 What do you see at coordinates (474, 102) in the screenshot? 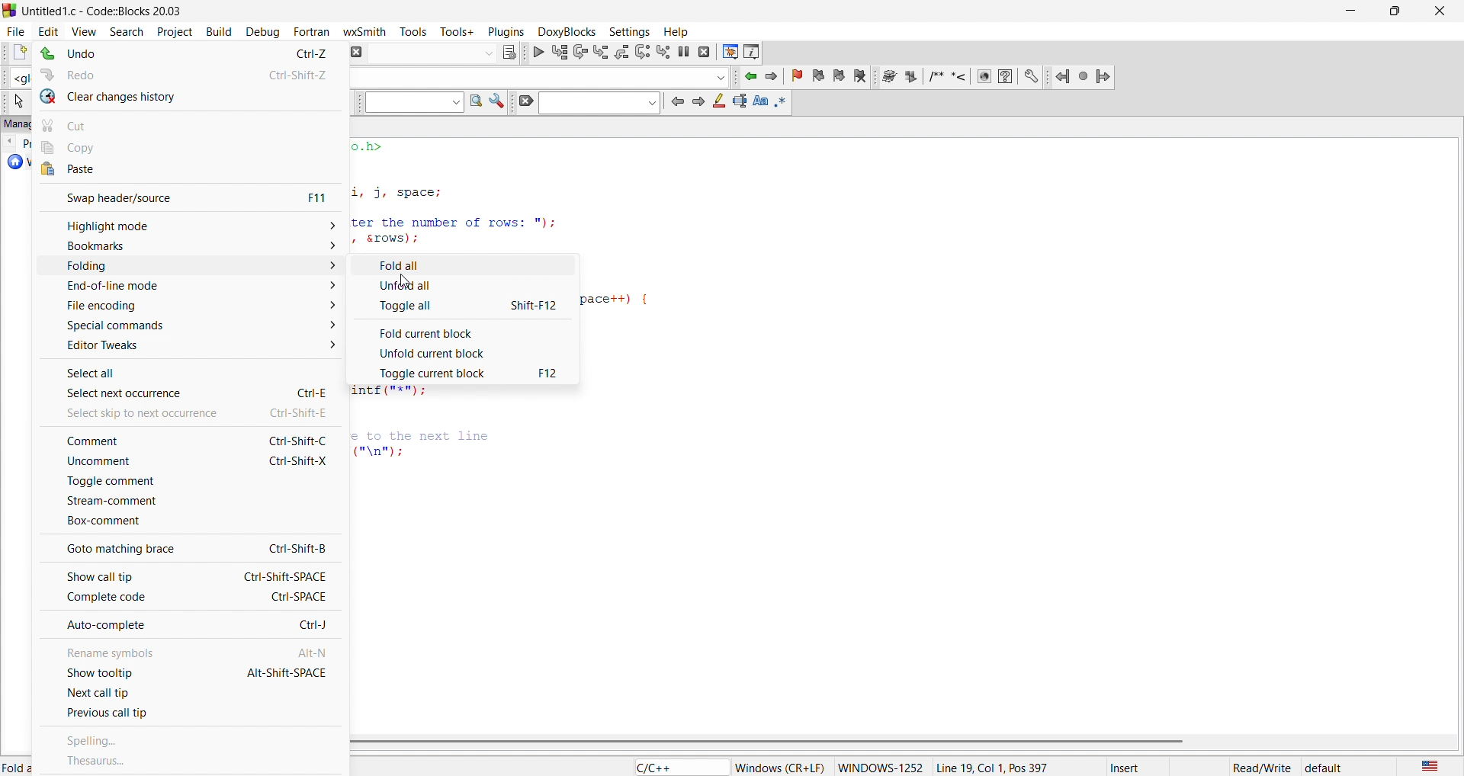
I see `find in page` at bounding box center [474, 102].